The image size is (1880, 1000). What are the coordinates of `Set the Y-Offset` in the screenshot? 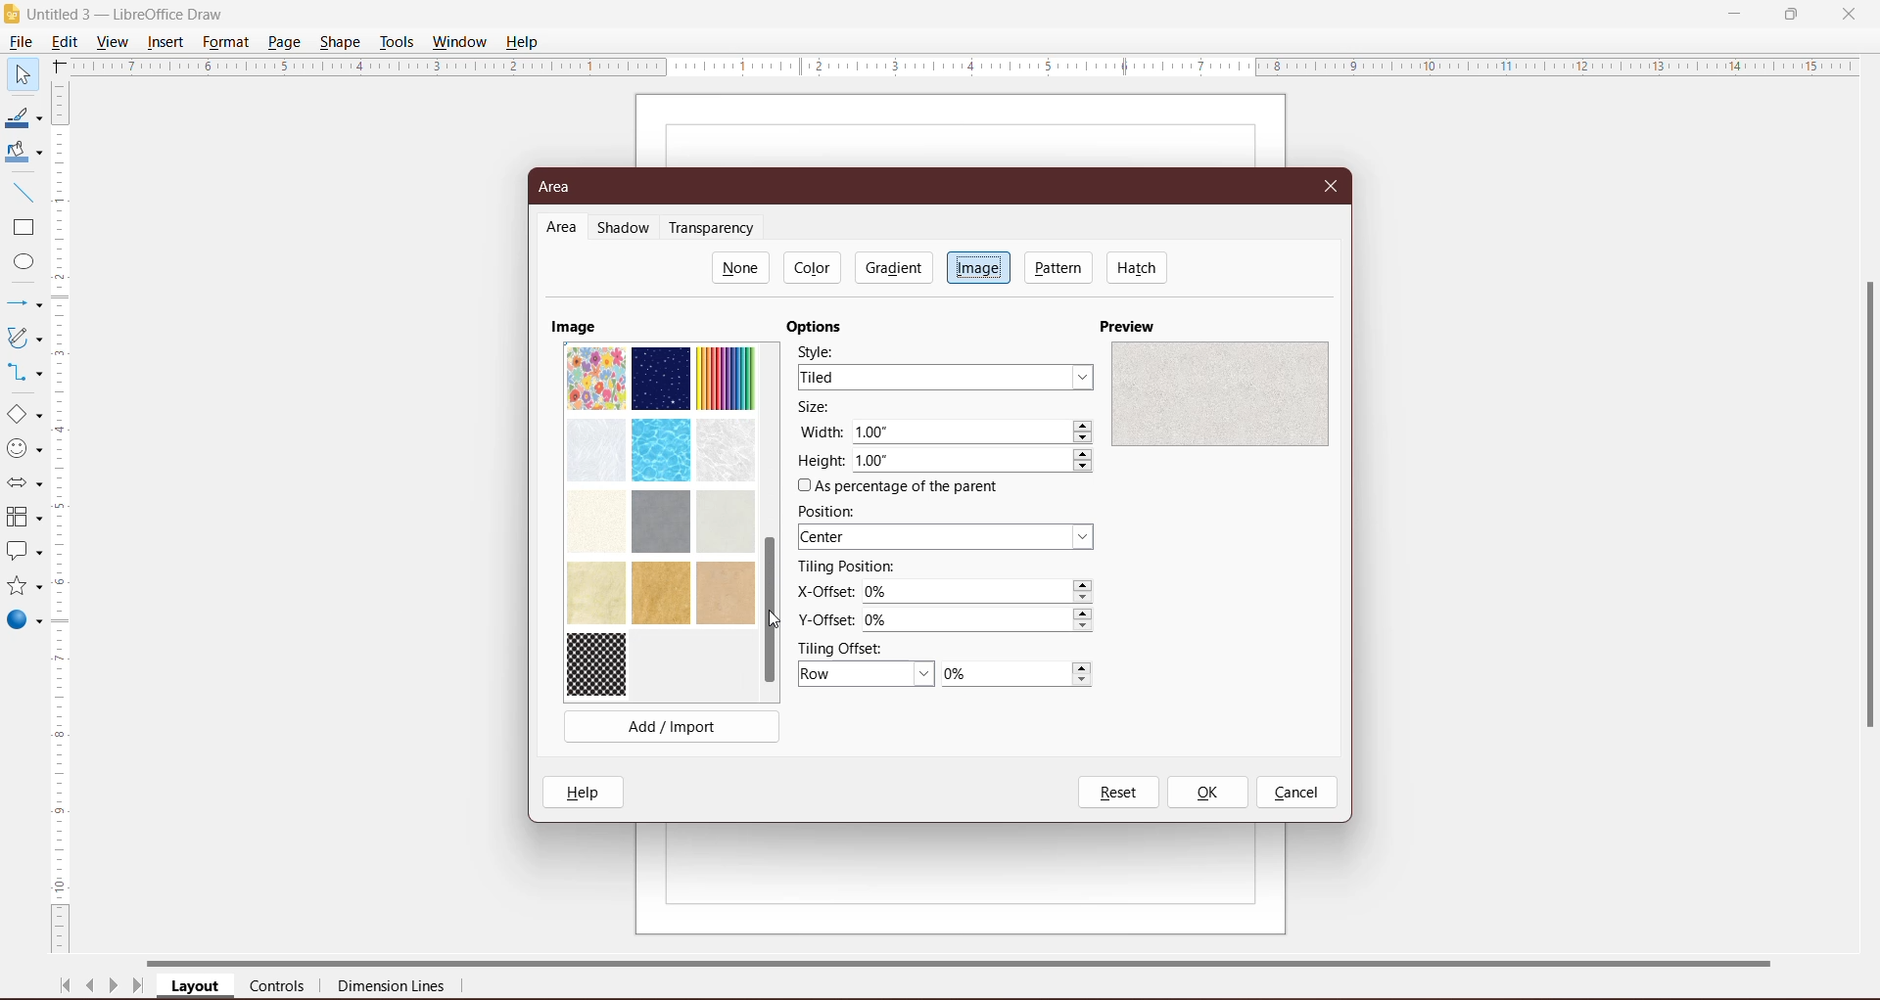 It's located at (983, 620).